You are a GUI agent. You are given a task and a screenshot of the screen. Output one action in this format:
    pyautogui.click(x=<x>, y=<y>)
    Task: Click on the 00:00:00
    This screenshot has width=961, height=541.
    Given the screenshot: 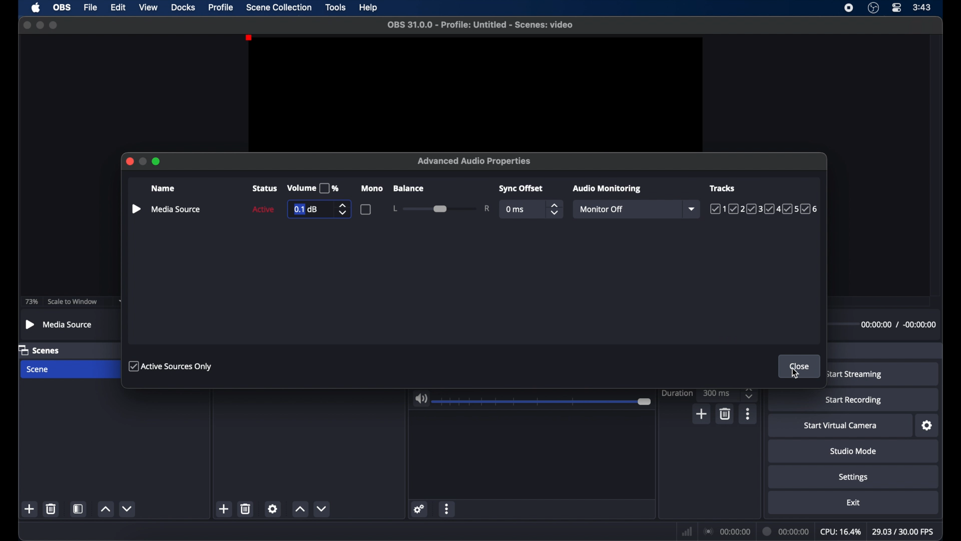 What is the action you would take?
    pyautogui.click(x=728, y=532)
    